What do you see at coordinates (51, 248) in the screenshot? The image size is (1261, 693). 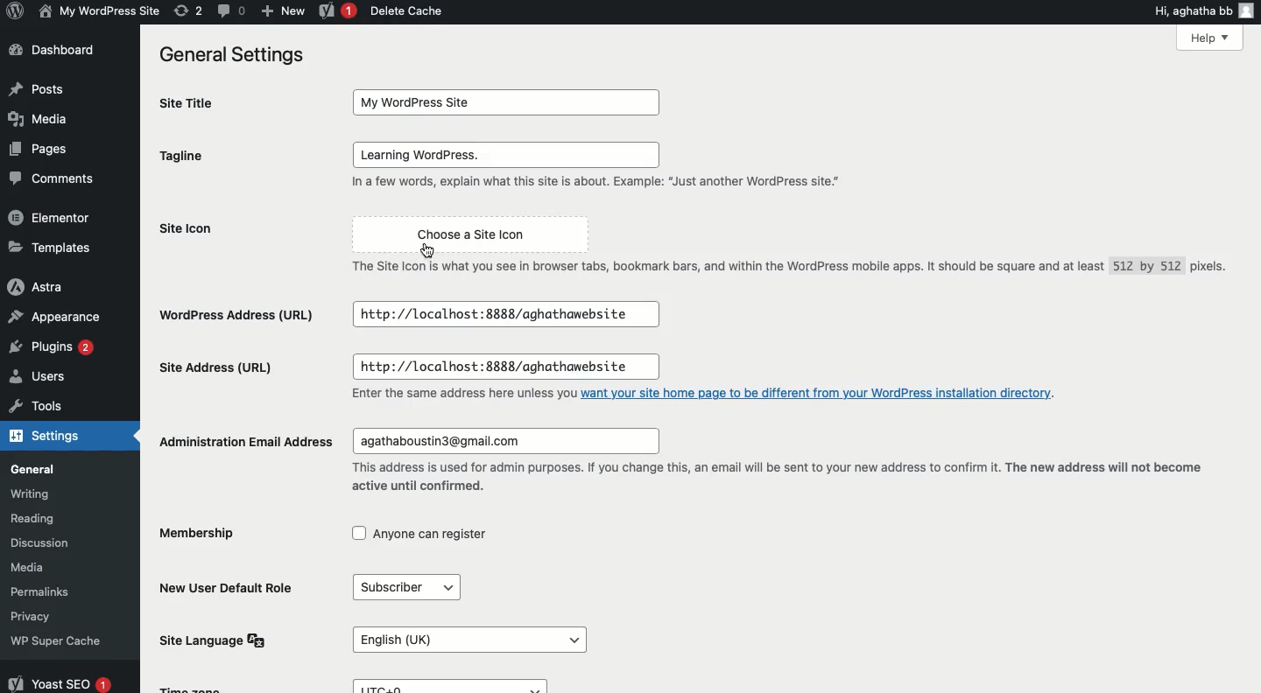 I see `Templates` at bounding box center [51, 248].